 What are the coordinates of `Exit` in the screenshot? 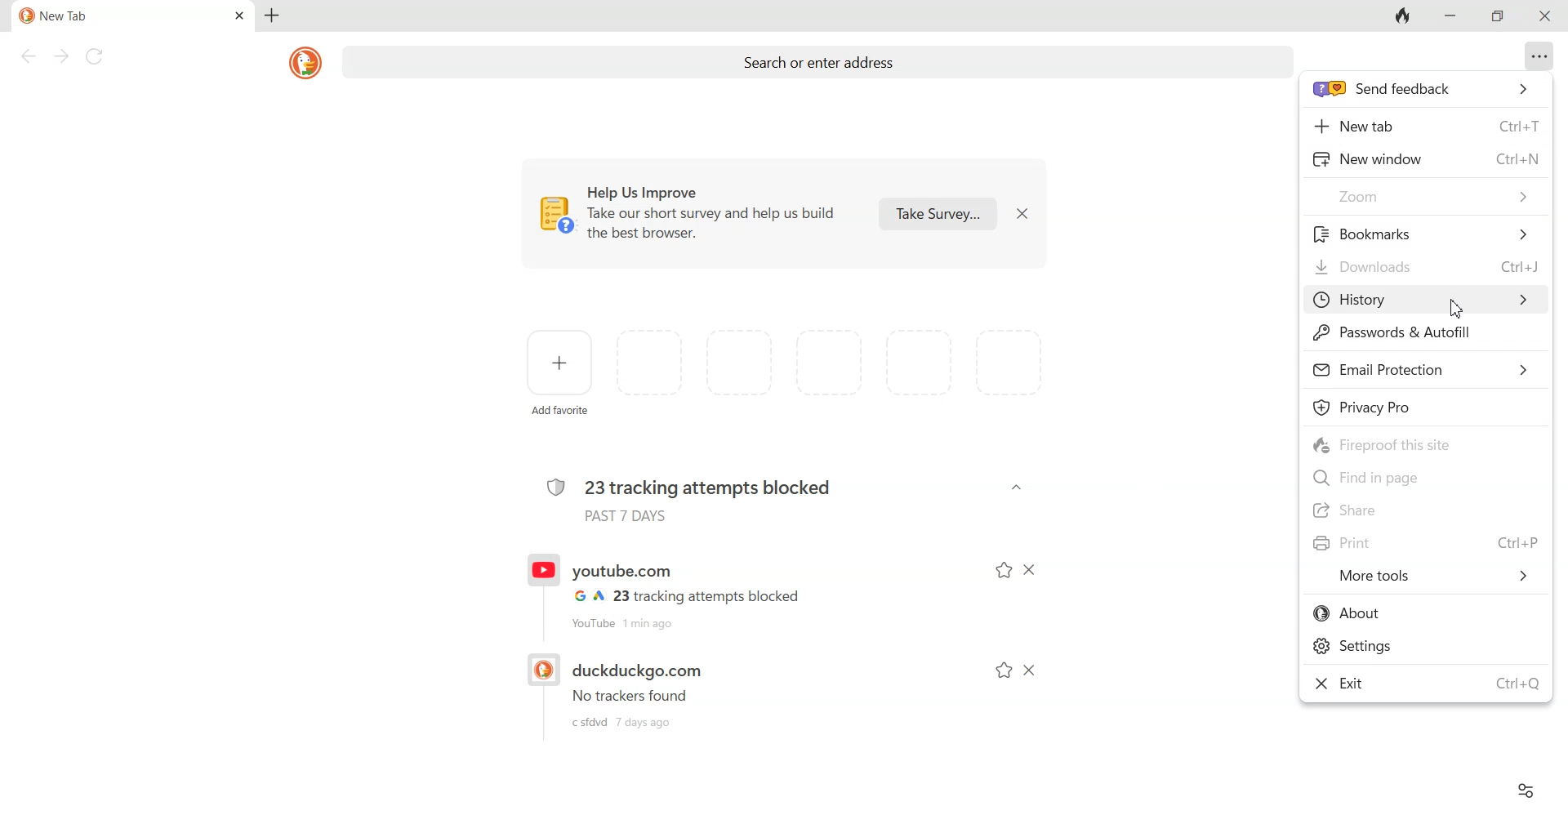 It's located at (1426, 682).